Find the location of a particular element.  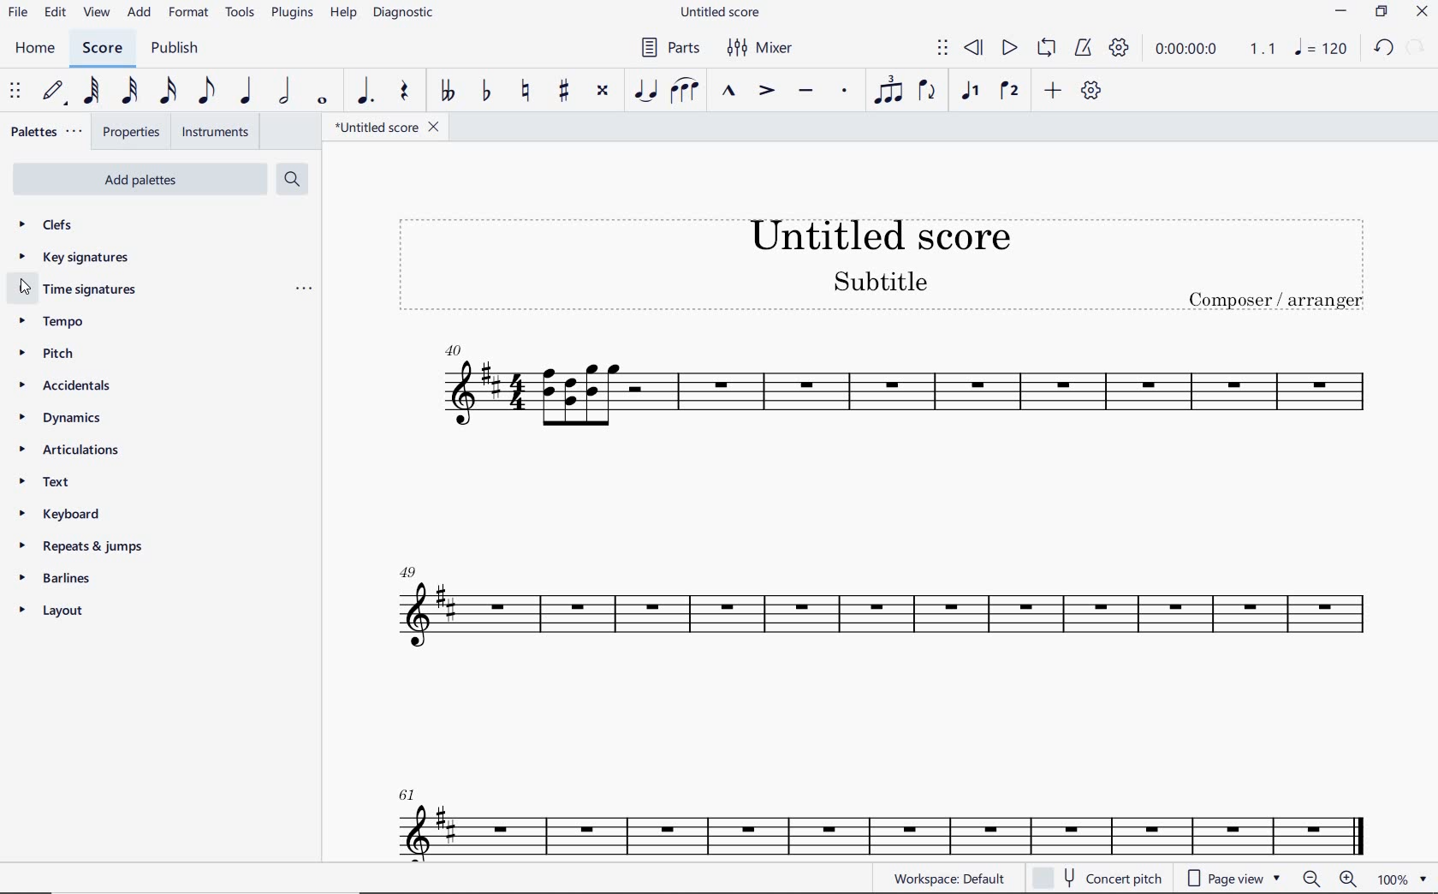

PLAY is located at coordinates (1008, 46).